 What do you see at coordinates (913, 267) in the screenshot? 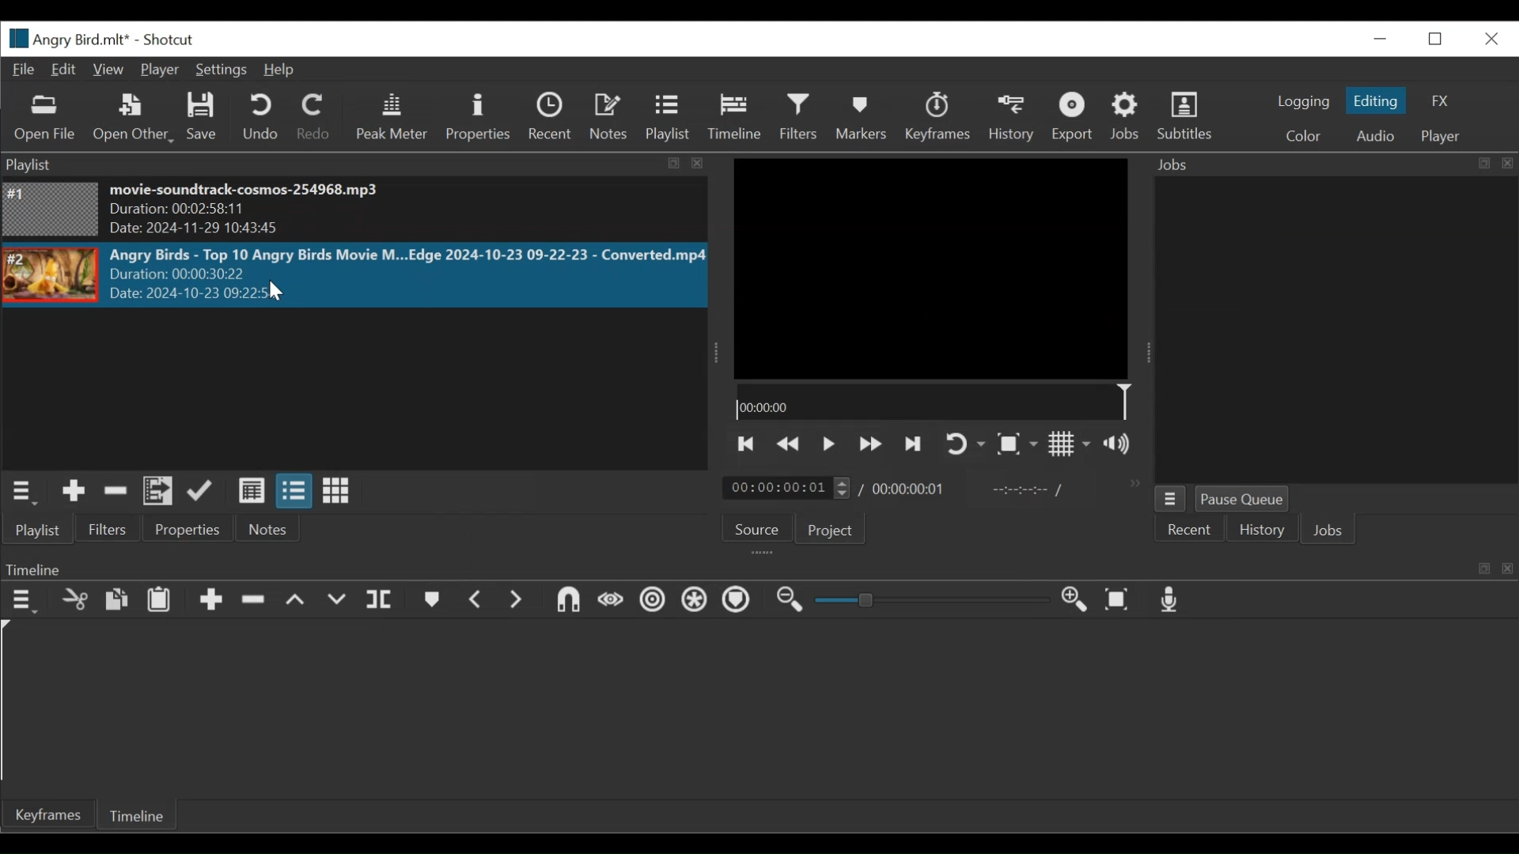
I see `Media Viewer` at bounding box center [913, 267].